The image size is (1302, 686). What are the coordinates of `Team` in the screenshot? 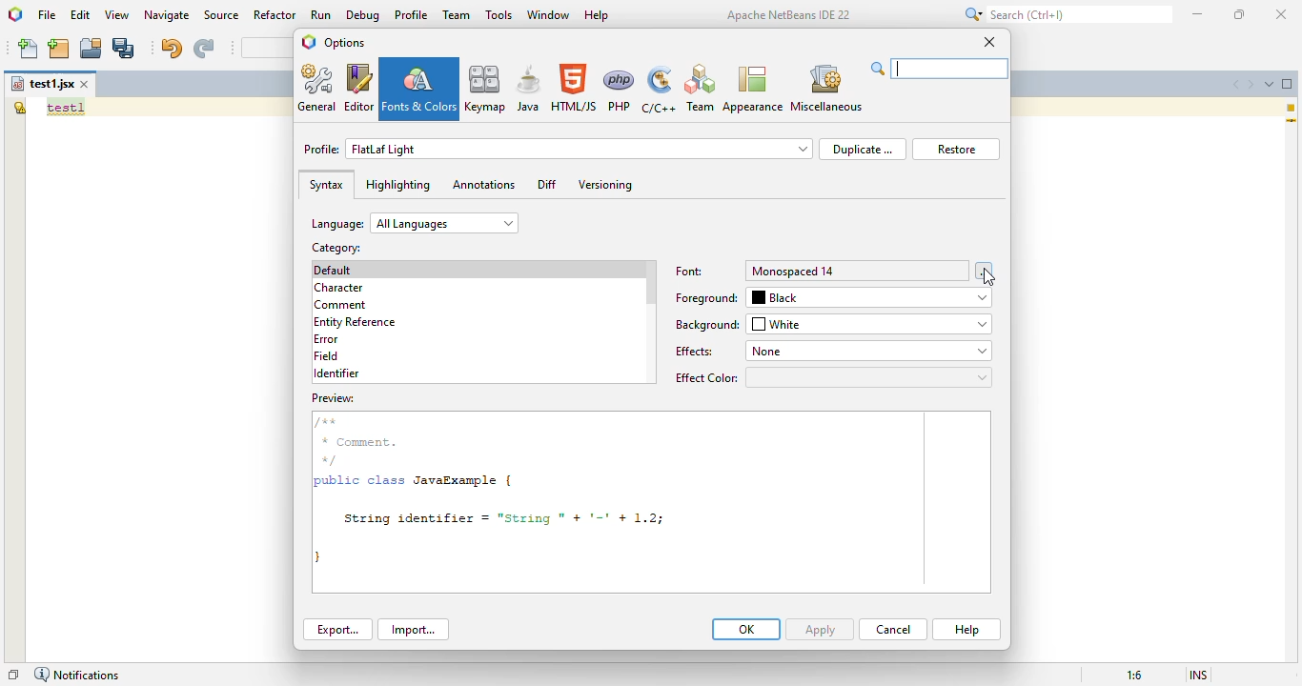 It's located at (700, 89).